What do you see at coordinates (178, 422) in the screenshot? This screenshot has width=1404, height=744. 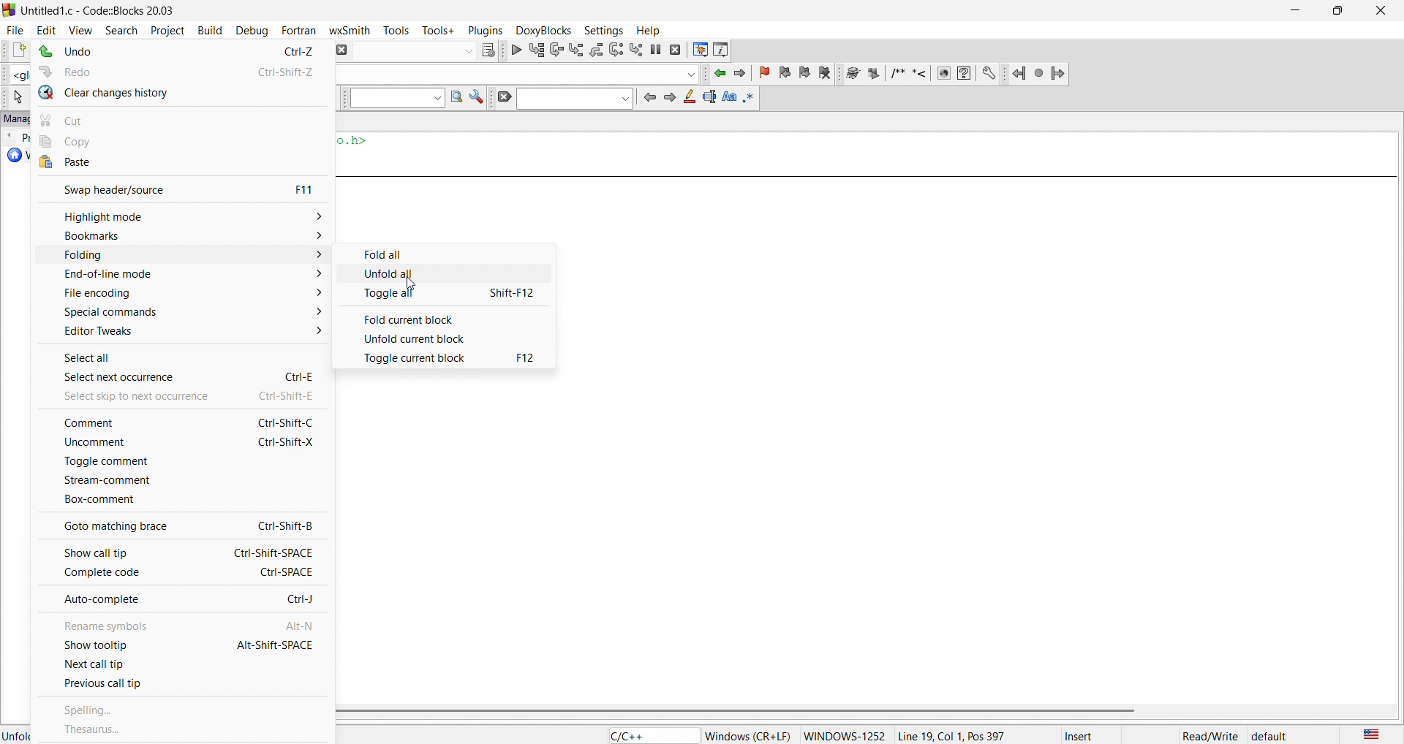 I see `comment` at bounding box center [178, 422].